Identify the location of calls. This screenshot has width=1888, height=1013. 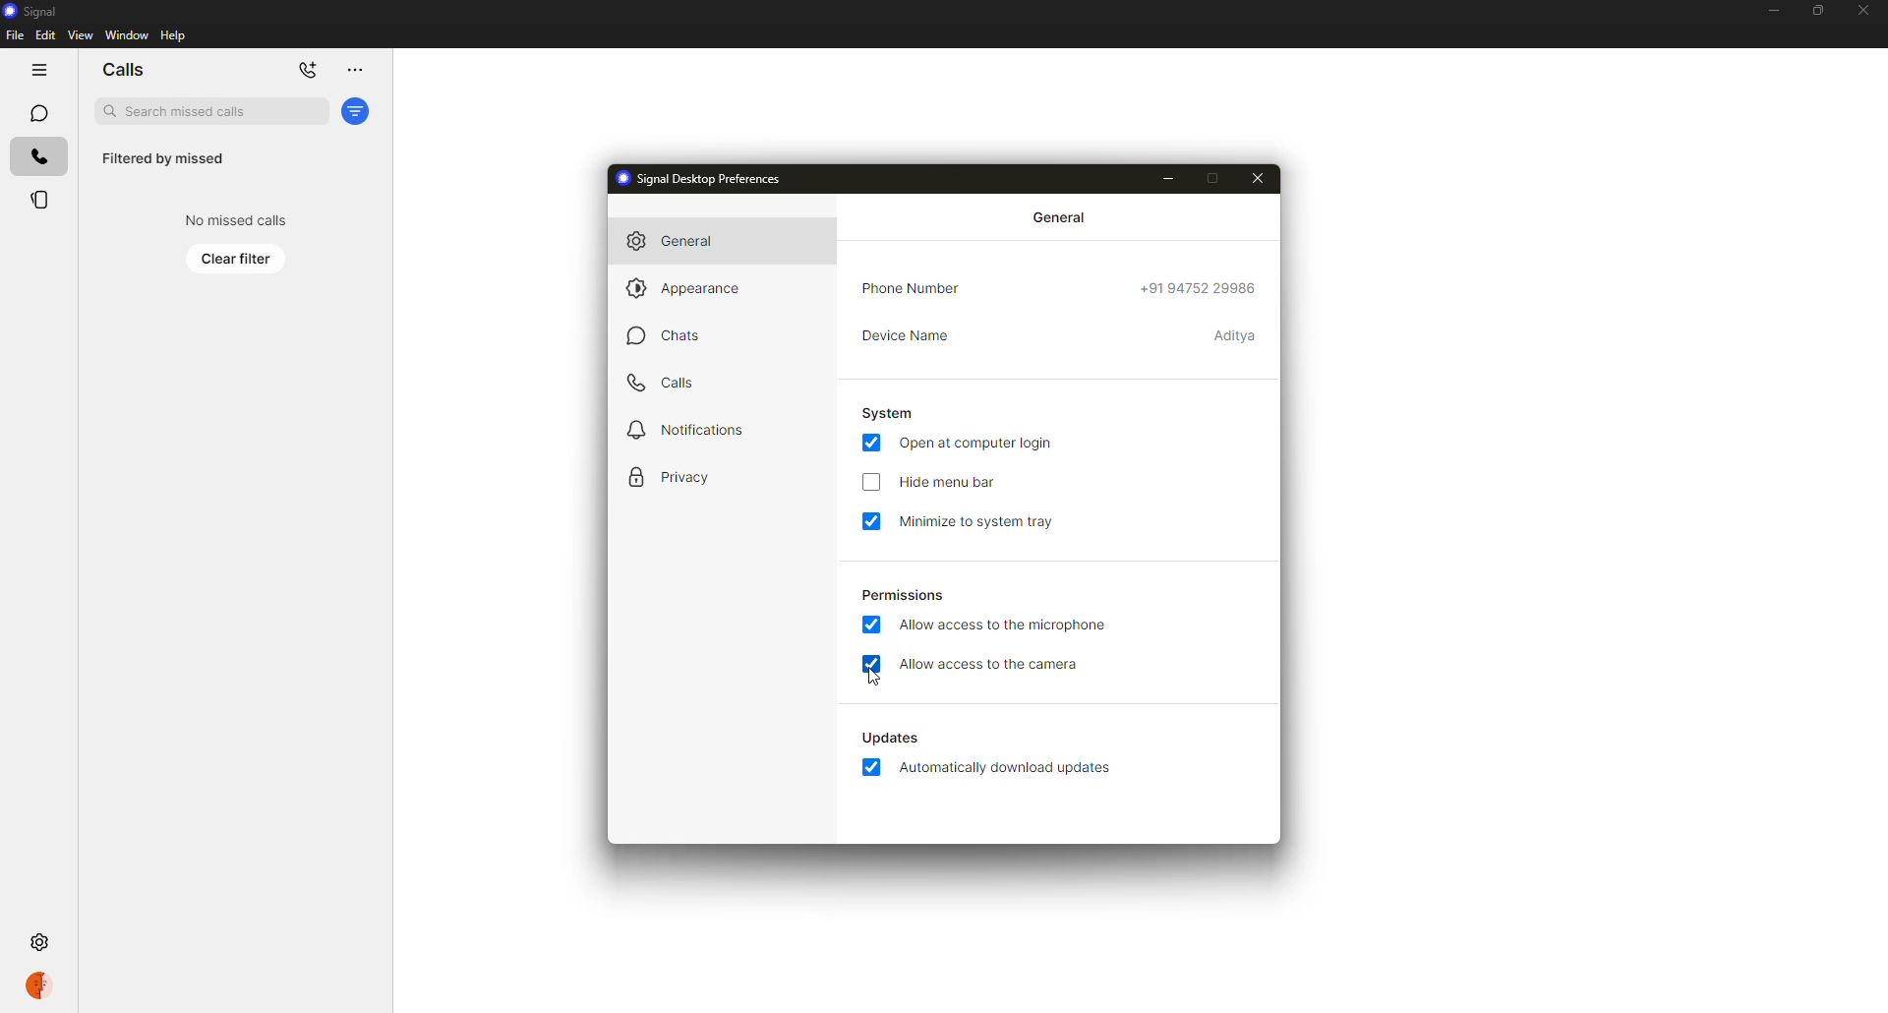
(124, 70).